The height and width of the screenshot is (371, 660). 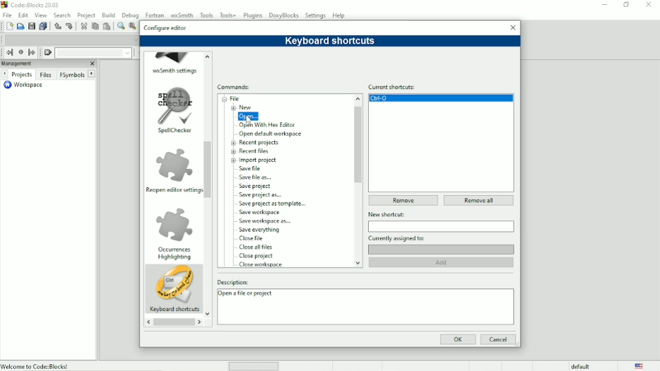 I want to click on Close file, so click(x=254, y=238).